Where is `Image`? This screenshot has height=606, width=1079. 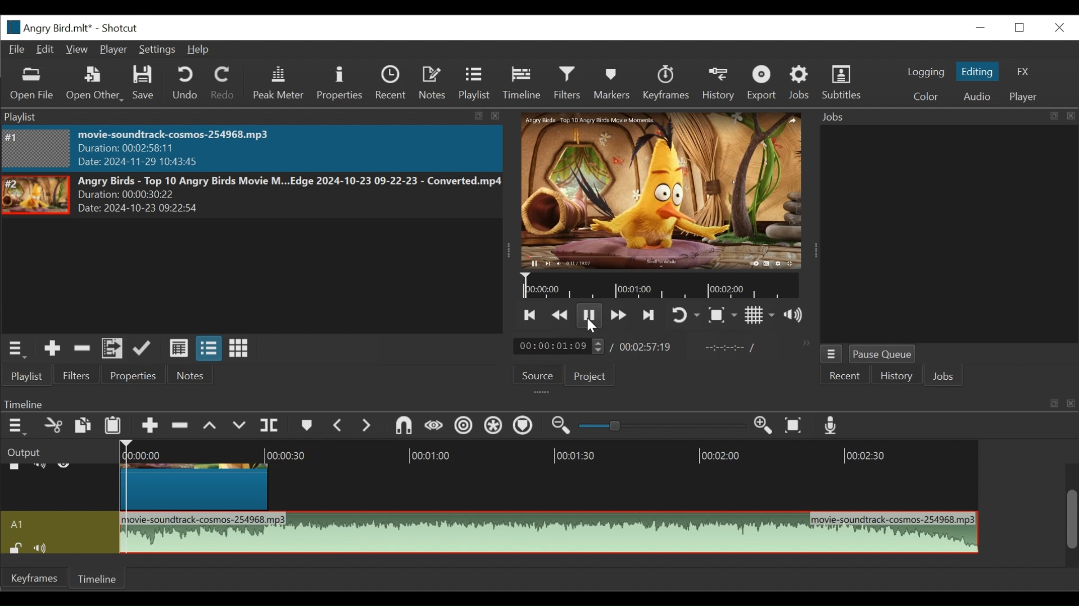
Image is located at coordinates (36, 195).